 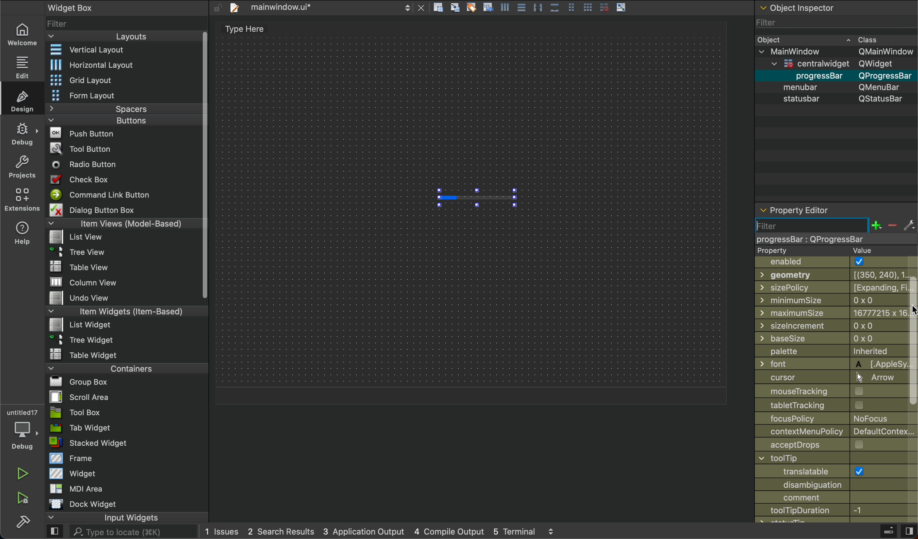 What do you see at coordinates (797, 207) in the screenshot?
I see `property editor` at bounding box center [797, 207].